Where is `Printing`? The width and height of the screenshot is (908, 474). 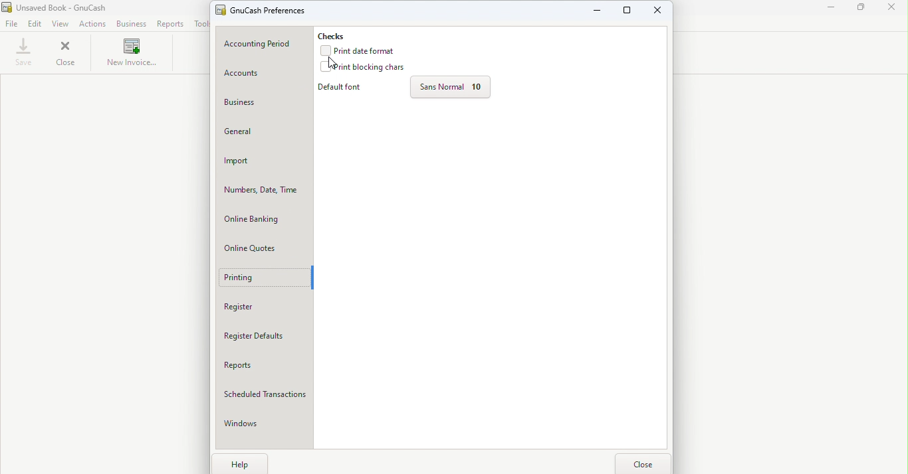
Printing is located at coordinates (263, 277).